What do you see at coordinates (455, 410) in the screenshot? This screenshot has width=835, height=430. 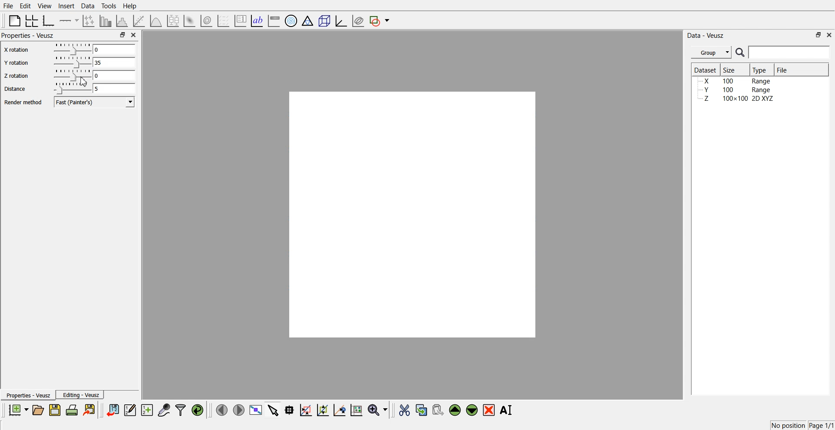 I see `Move up the selected widget` at bounding box center [455, 410].